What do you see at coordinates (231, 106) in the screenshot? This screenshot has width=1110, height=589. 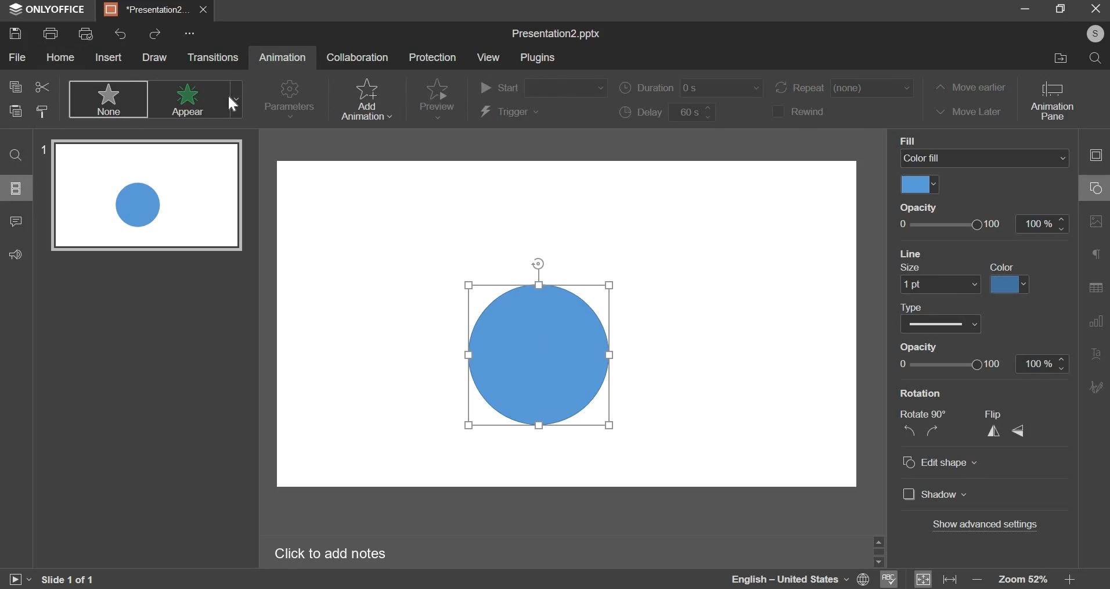 I see `cursor` at bounding box center [231, 106].